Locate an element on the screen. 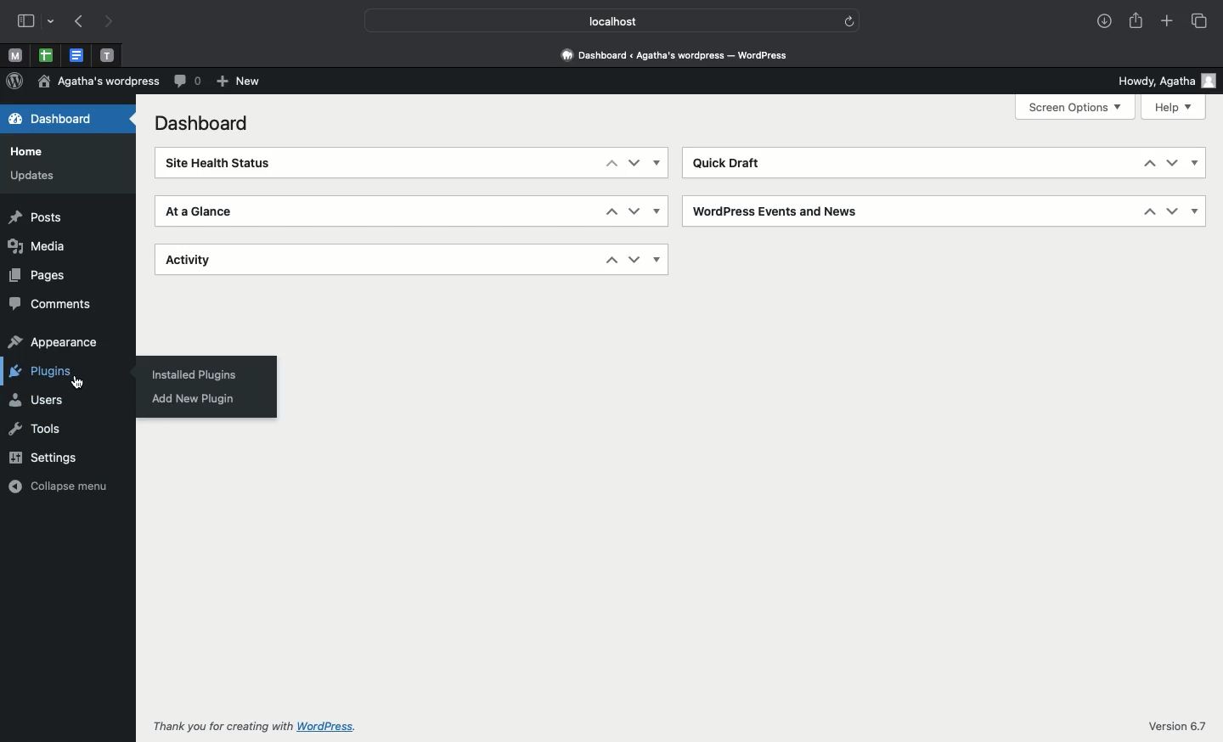  Plugins is located at coordinates (44, 372).